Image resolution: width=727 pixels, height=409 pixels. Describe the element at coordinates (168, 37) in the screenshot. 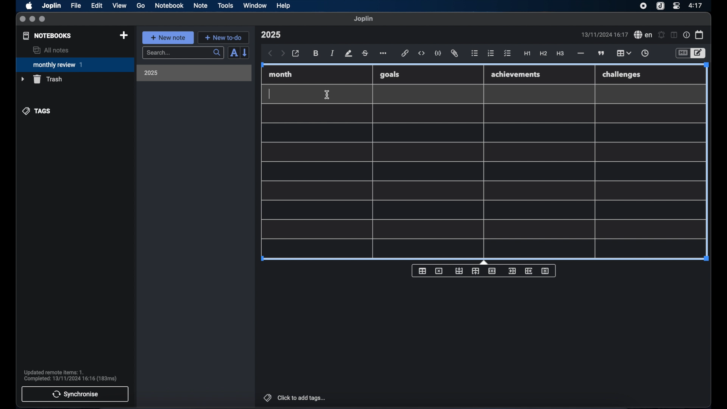

I see `new note` at that location.